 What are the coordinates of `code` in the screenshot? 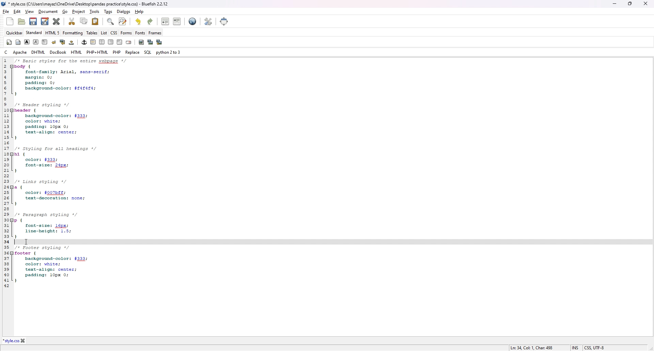 It's located at (85, 172).